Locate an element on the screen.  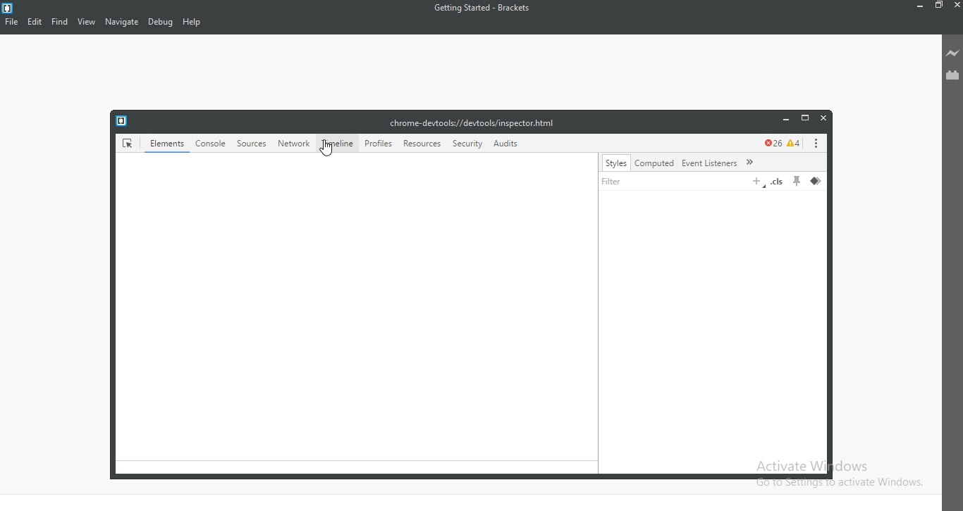
resources is located at coordinates (422, 143).